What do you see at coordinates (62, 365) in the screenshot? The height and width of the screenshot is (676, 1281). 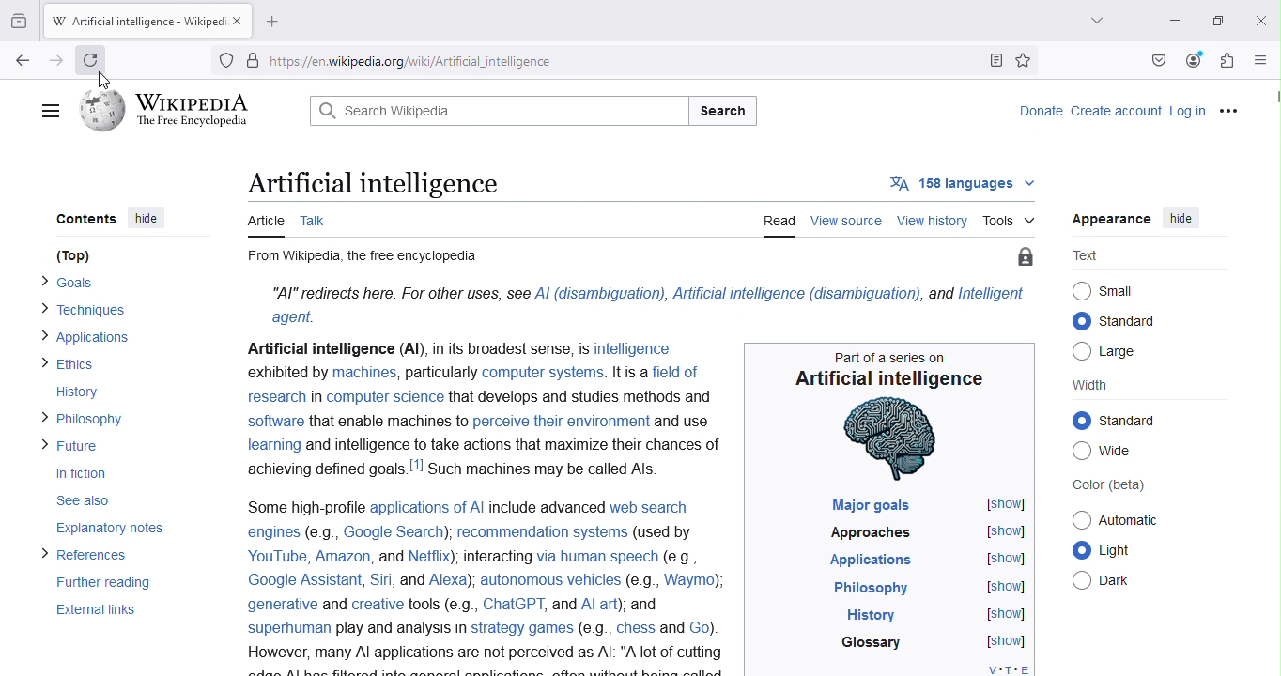 I see `> Ethics` at bounding box center [62, 365].